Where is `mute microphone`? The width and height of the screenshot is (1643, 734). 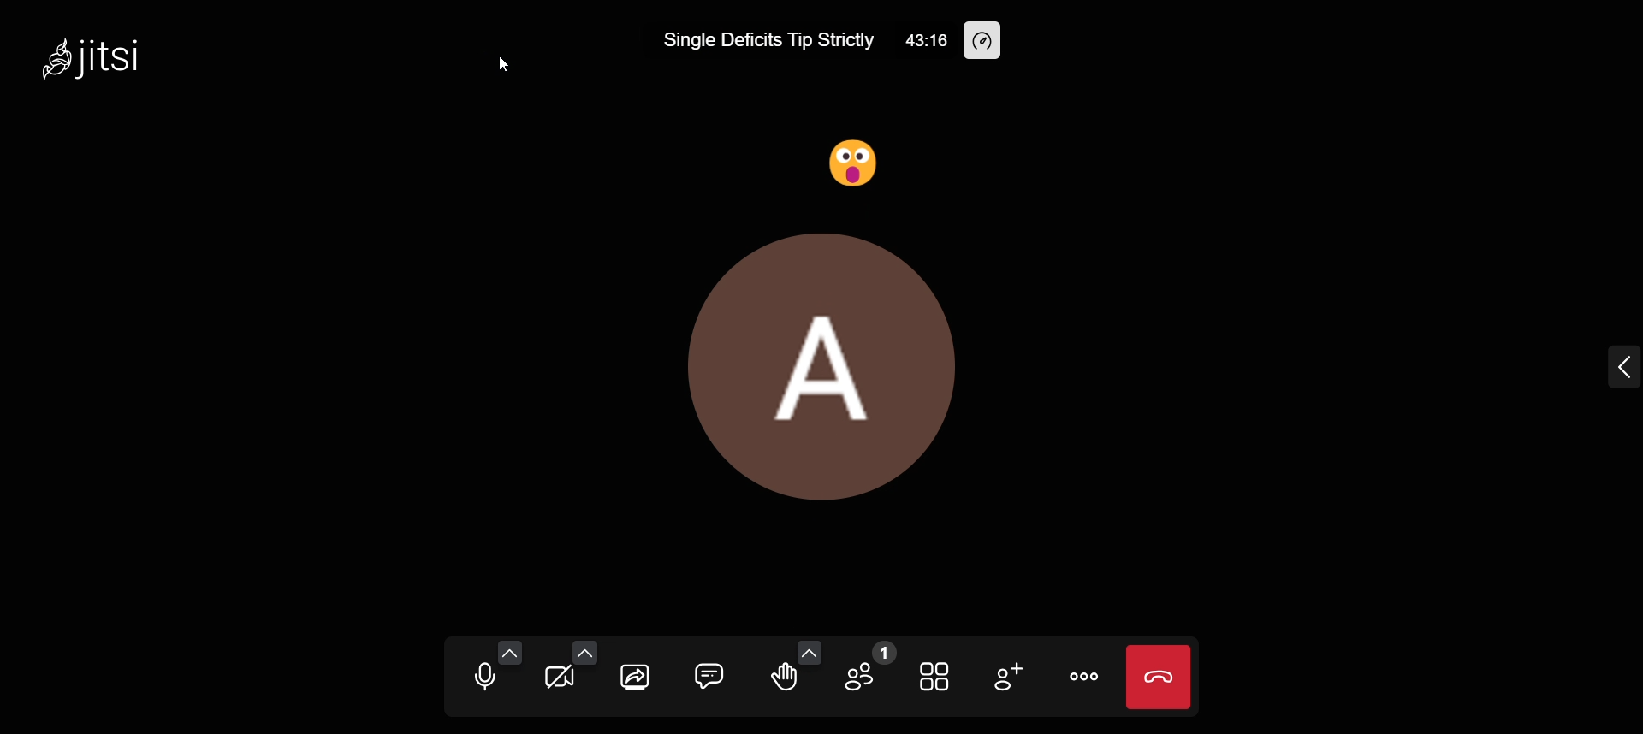 mute microphone is located at coordinates (483, 681).